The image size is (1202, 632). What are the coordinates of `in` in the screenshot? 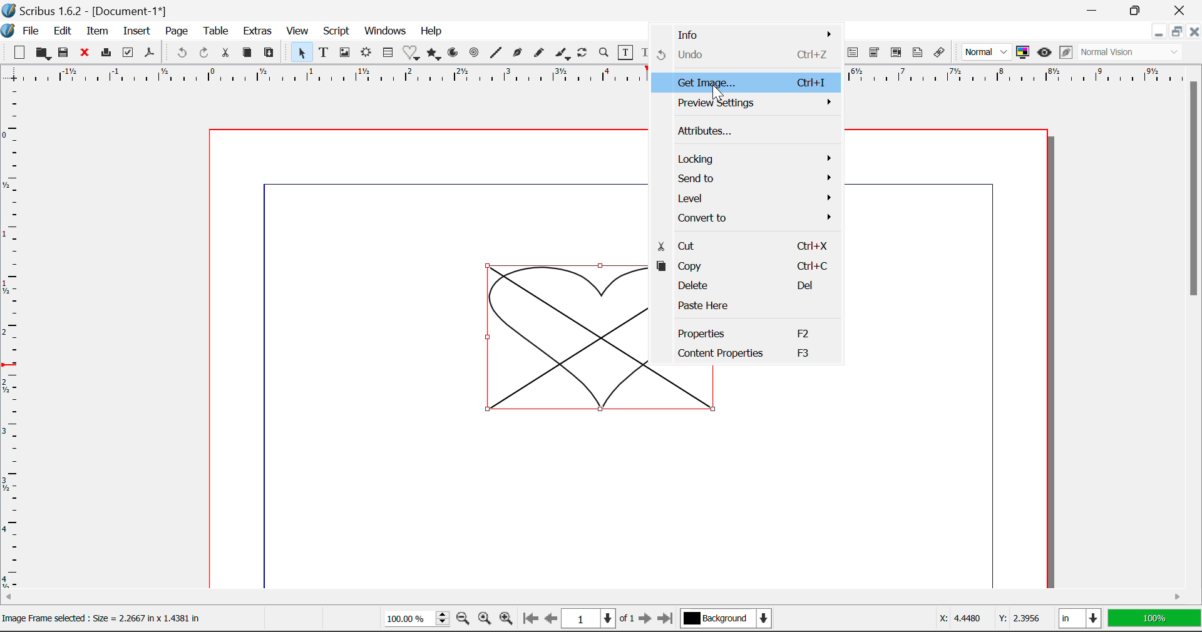 It's located at (1079, 619).